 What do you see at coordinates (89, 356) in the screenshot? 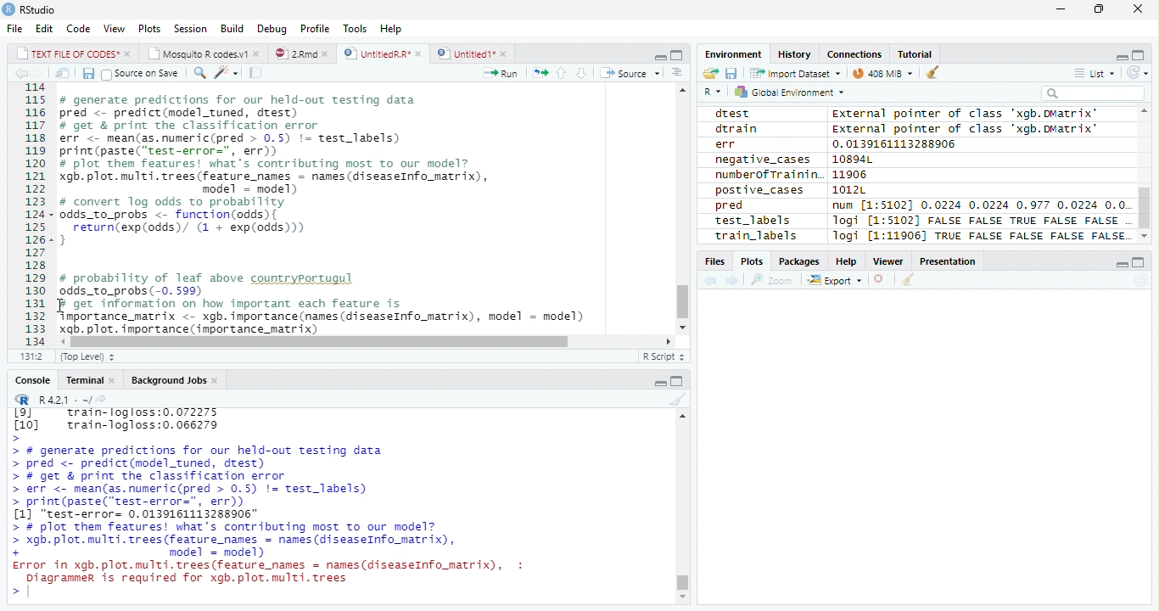
I see `Top Level` at bounding box center [89, 356].